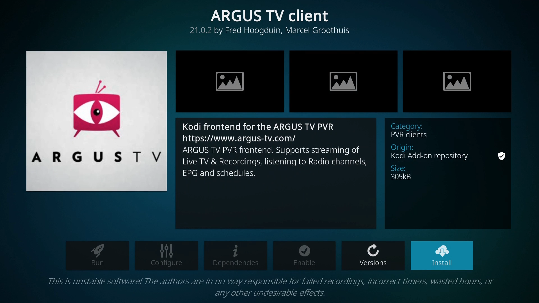 This screenshot has height=303, width=539. What do you see at coordinates (454, 153) in the screenshot?
I see `Category:

PVR clients

Origin:

Kodi Add-on repository
Size:

305kB` at bounding box center [454, 153].